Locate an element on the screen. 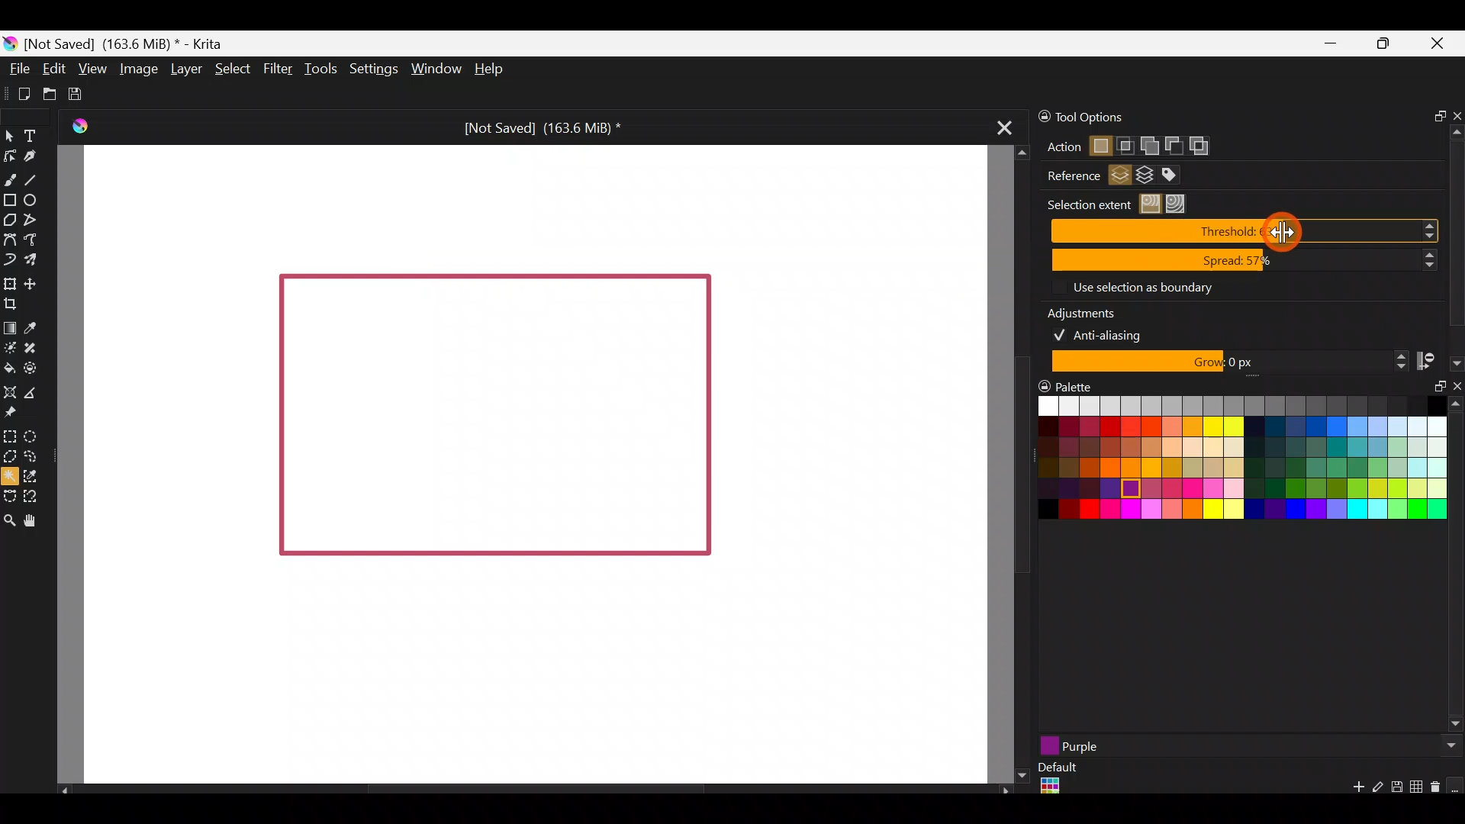 Image resolution: width=1465 pixels, height=824 pixels. Line tool is located at coordinates (37, 175).